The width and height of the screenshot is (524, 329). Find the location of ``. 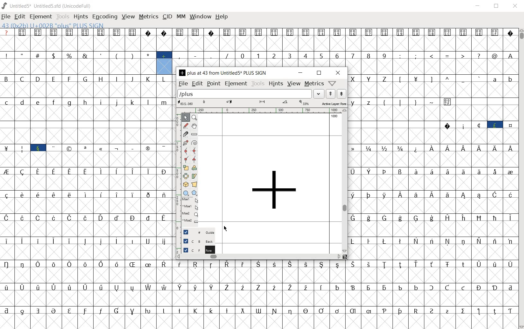

 is located at coordinates (433, 249).